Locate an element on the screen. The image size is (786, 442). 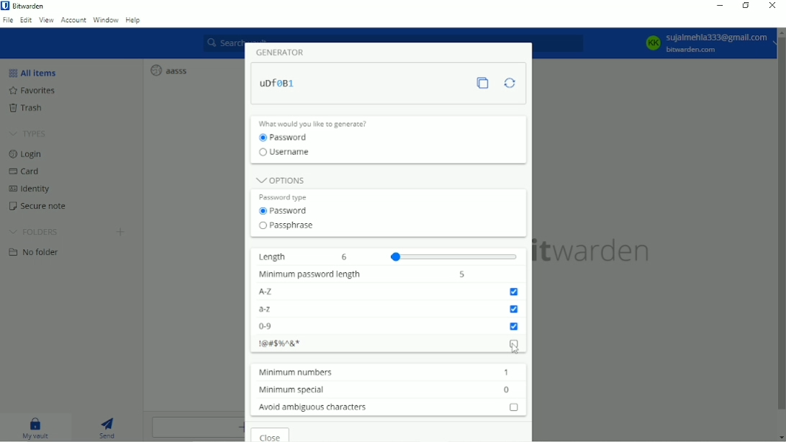
cursor is located at coordinates (515, 350).